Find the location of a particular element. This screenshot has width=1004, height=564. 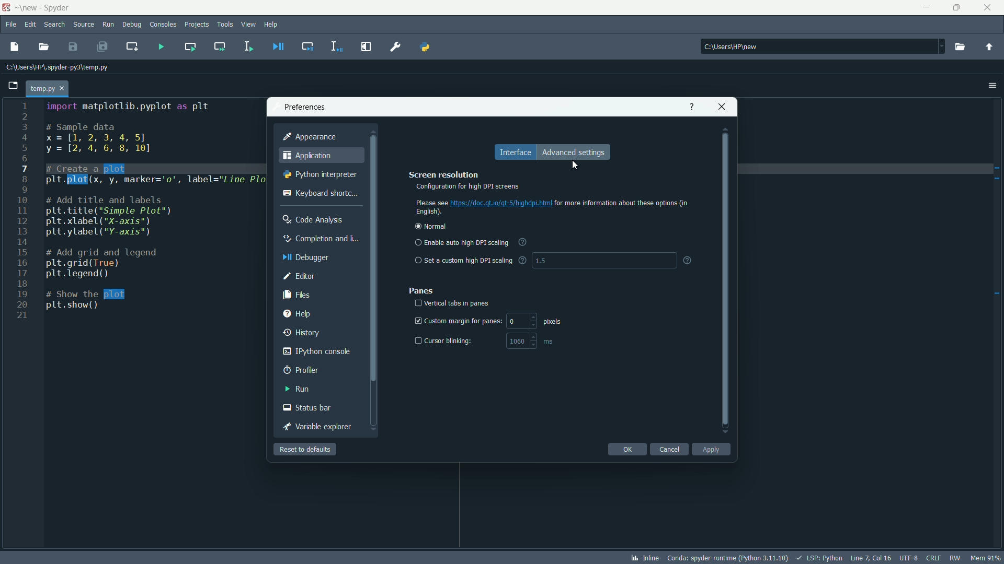

inline is located at coordinates (644, 557).